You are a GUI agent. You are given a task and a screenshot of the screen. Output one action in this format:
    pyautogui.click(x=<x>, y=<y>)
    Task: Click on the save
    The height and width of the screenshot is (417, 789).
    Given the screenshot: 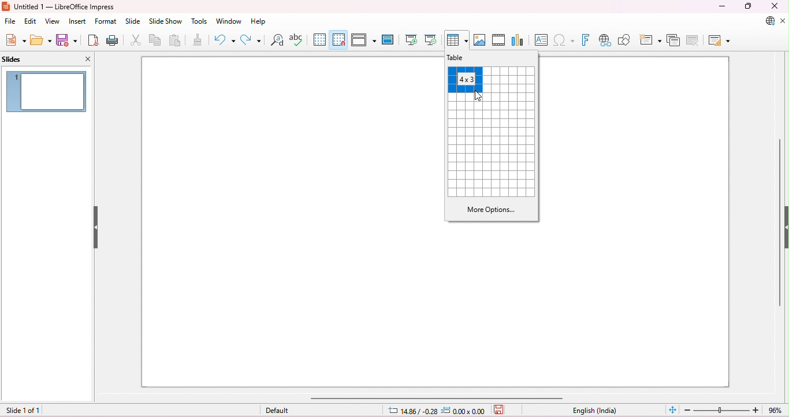 What is the action you would take?
    pyautogui.click(x=67, y=40)
    